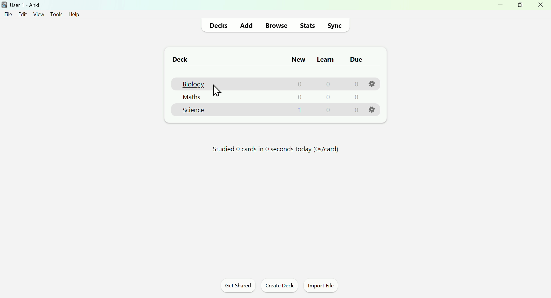  I want to click on 0, so click(327, 98).